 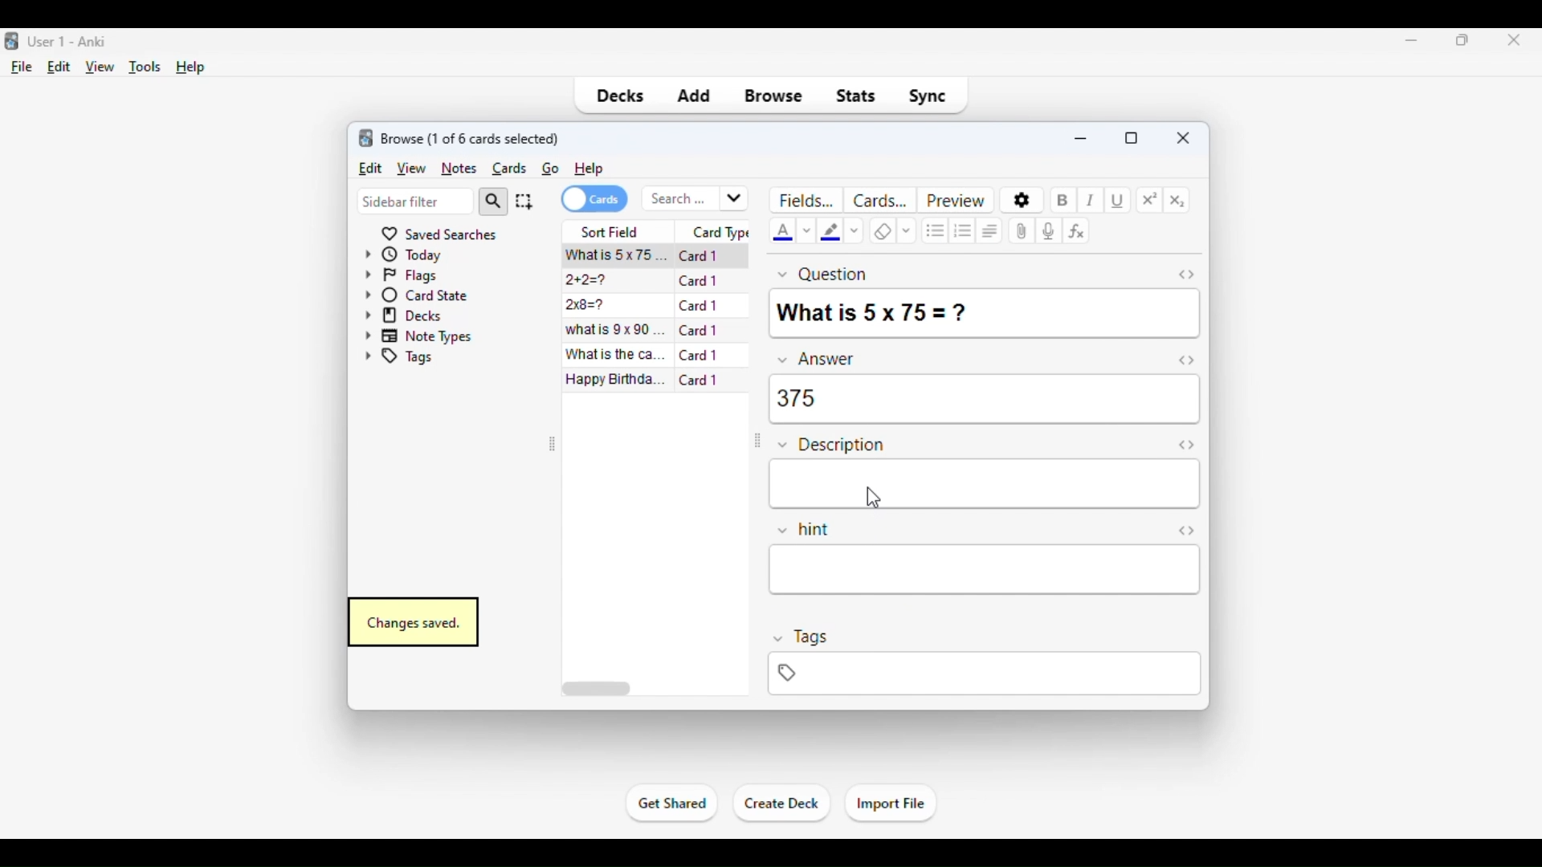 What do you see at coordinates (801, 637) in the screenshot?
I see `tags` at bounding box center [801, 637].